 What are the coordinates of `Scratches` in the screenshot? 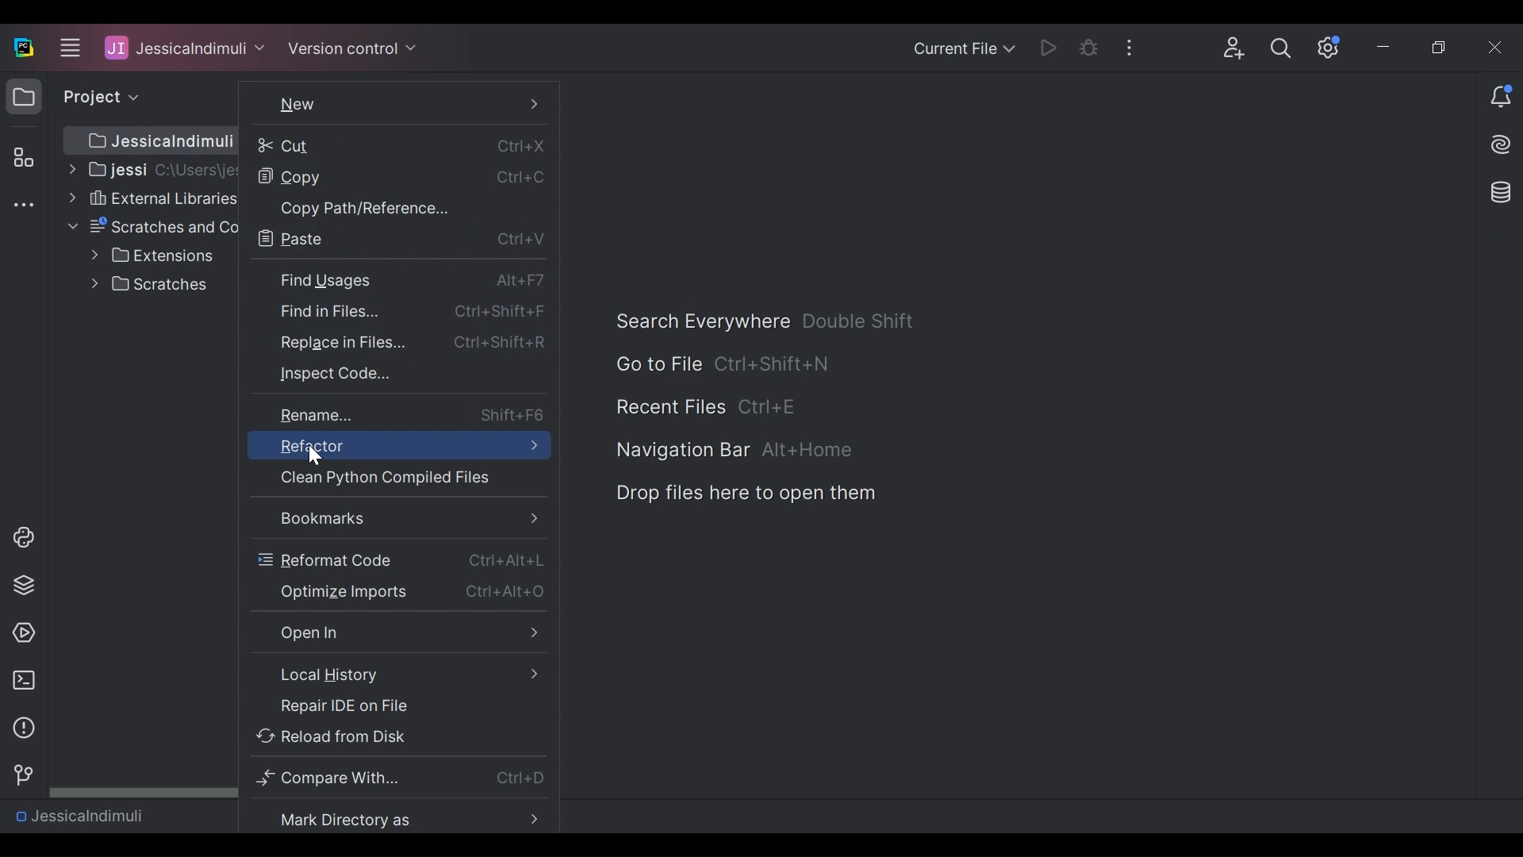 It's located at (153, 284).